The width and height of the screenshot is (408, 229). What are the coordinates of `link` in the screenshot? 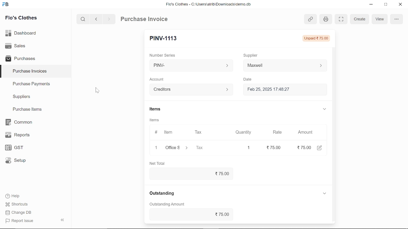 It's located at (310, 19).